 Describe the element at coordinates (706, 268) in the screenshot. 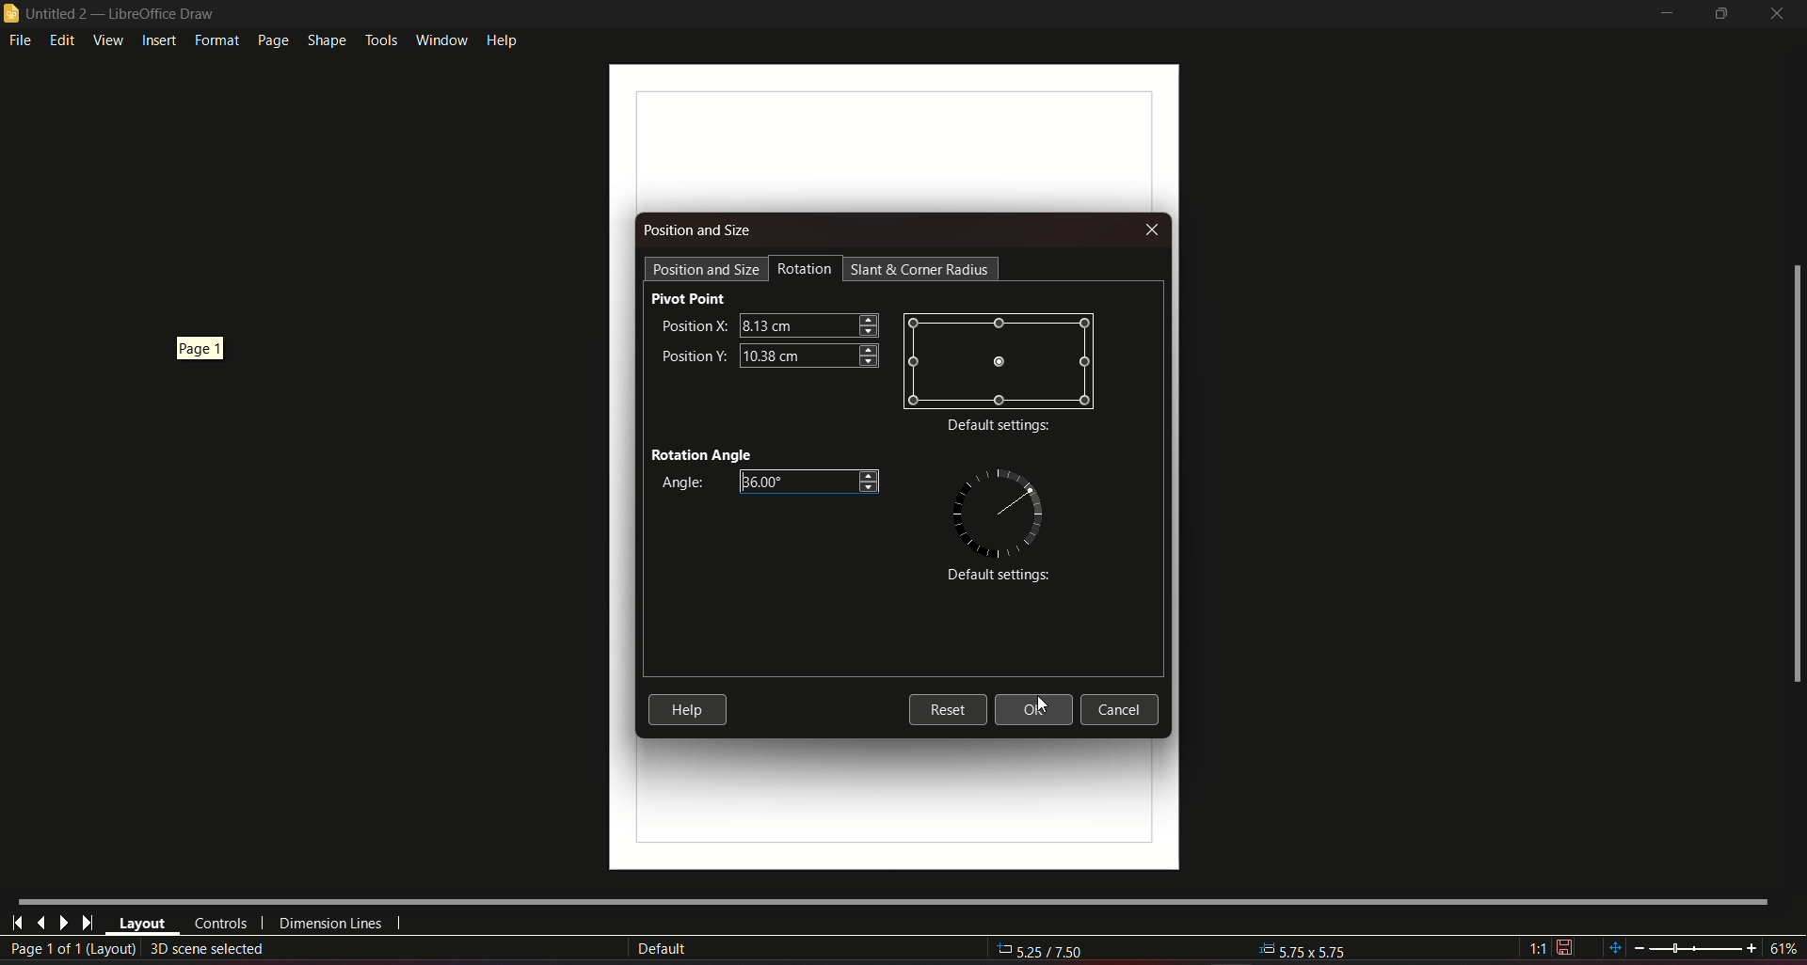

I see `position and size` at that location.